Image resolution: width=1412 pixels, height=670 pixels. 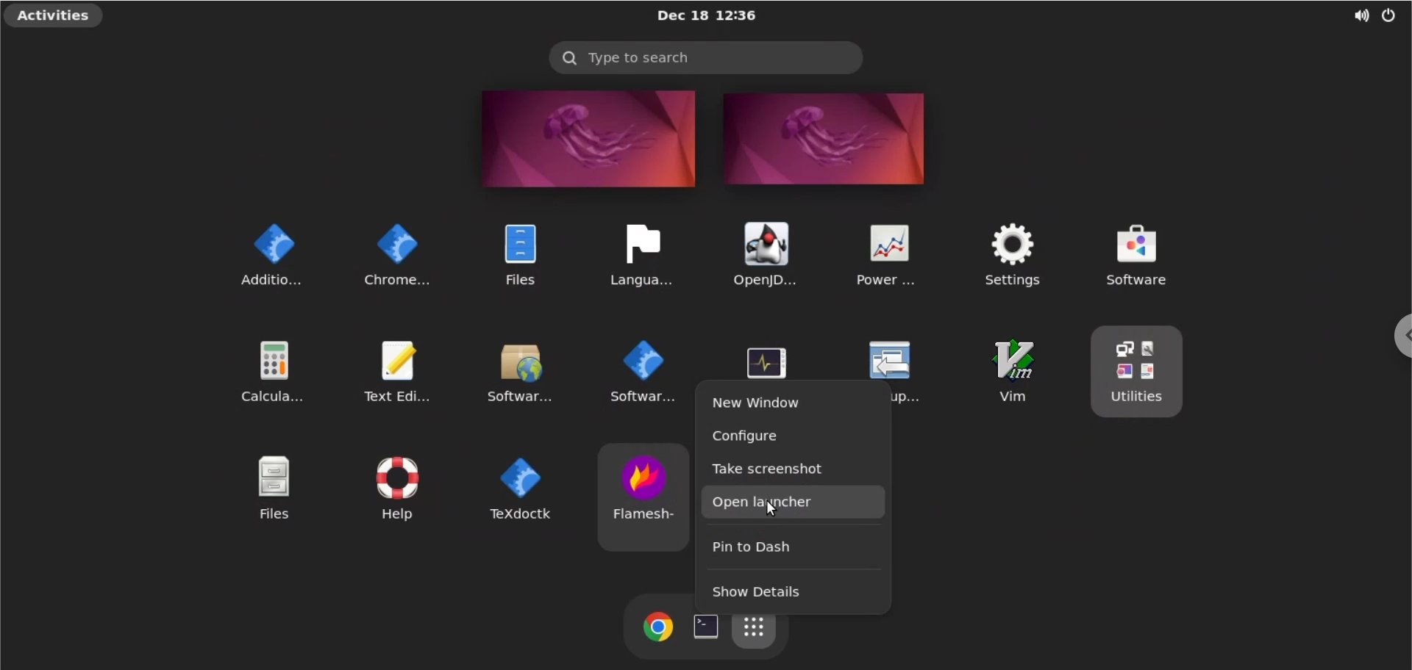 What do you see at coordinates (638, 372) in the screenshot?
I see `software settings` at bounding box center [638, 372].